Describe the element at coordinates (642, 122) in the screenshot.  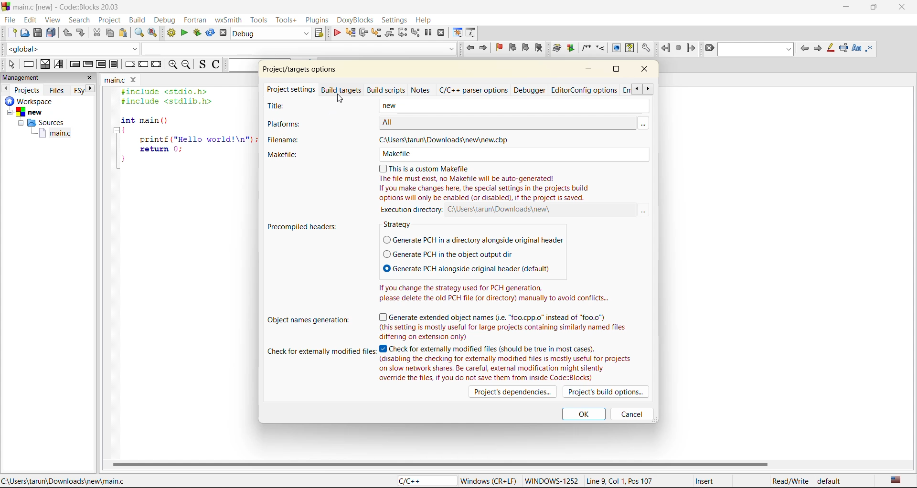
I see `more` at that location.